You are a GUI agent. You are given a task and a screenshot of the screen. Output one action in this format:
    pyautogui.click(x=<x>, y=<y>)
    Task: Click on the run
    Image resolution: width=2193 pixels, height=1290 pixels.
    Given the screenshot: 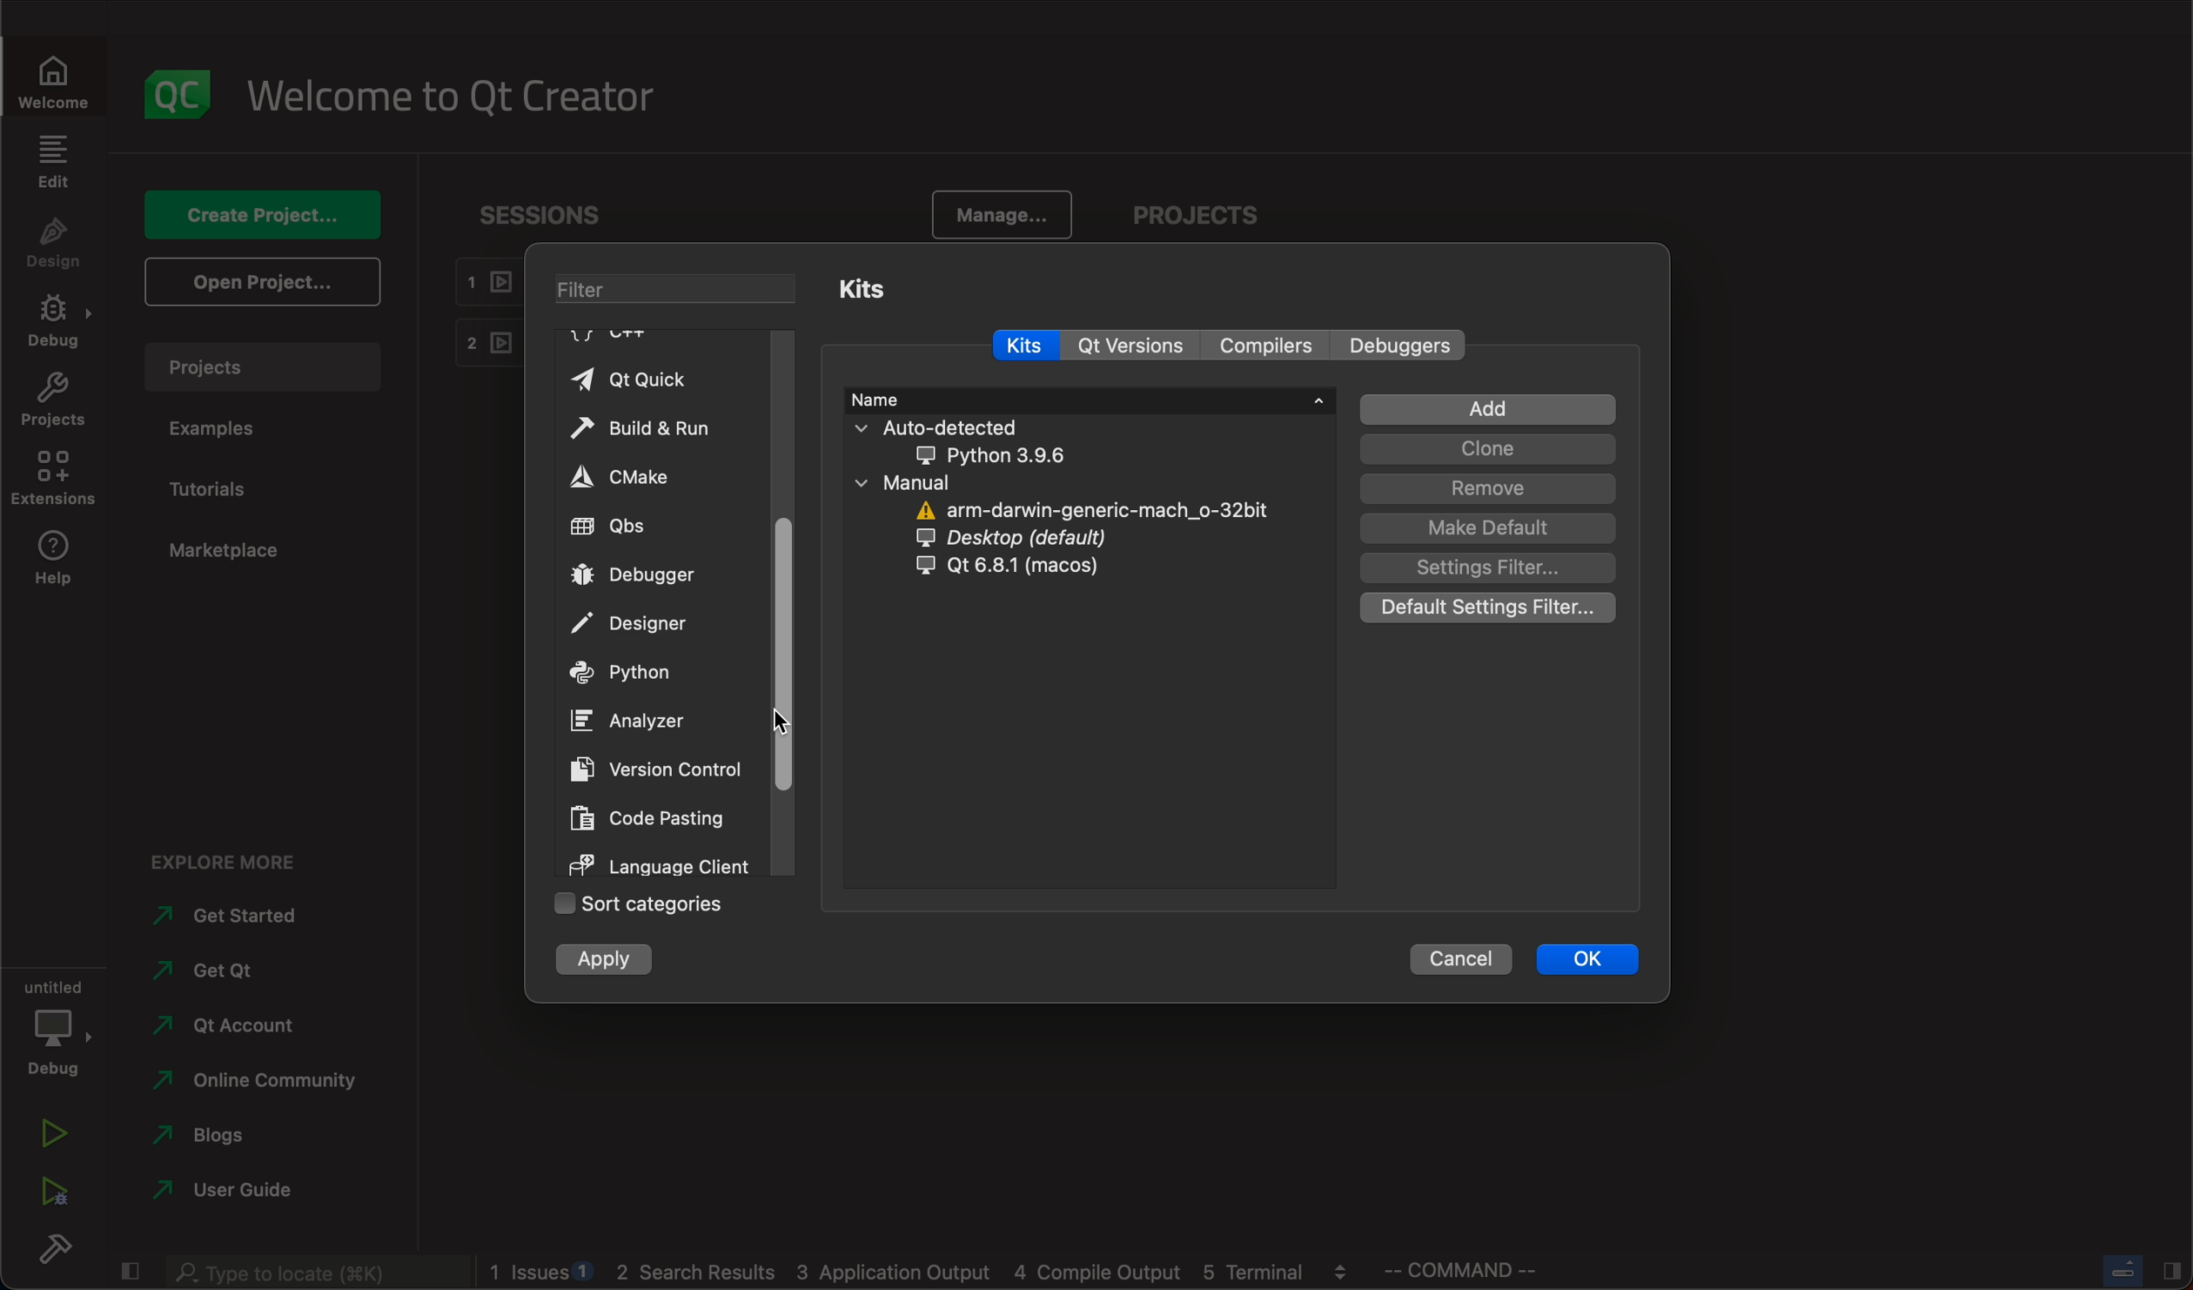 What is the action you would take?
    pyautogui.click(x=57, y=1136)
    